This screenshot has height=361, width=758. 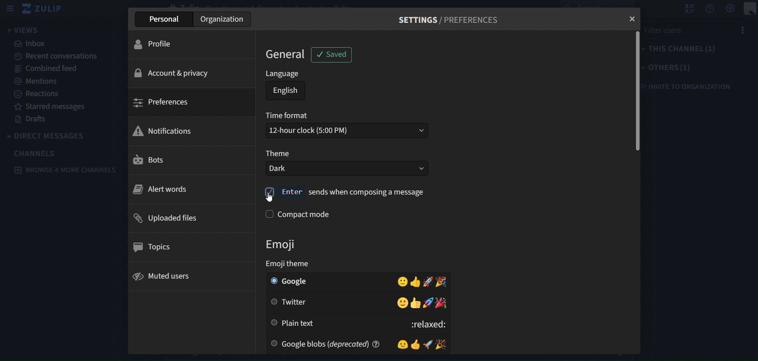 I want to click on English, so click(x=286, y=90).